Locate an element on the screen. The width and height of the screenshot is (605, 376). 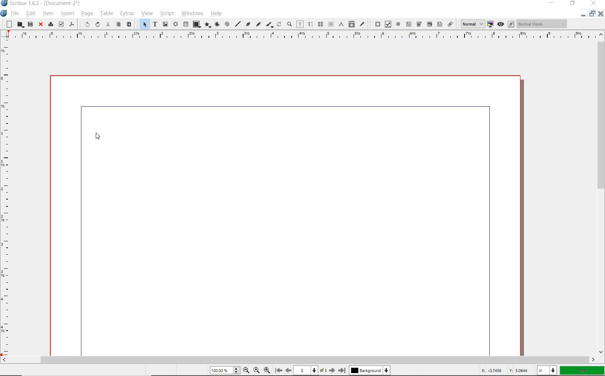
visual appearance of display is located at coordinates (543, 23).